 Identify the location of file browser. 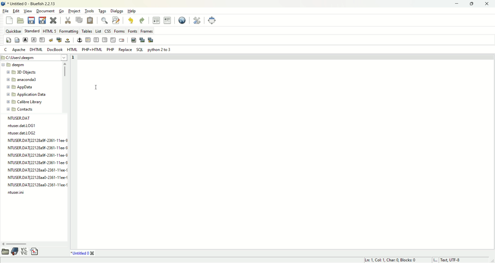
(4, 251).